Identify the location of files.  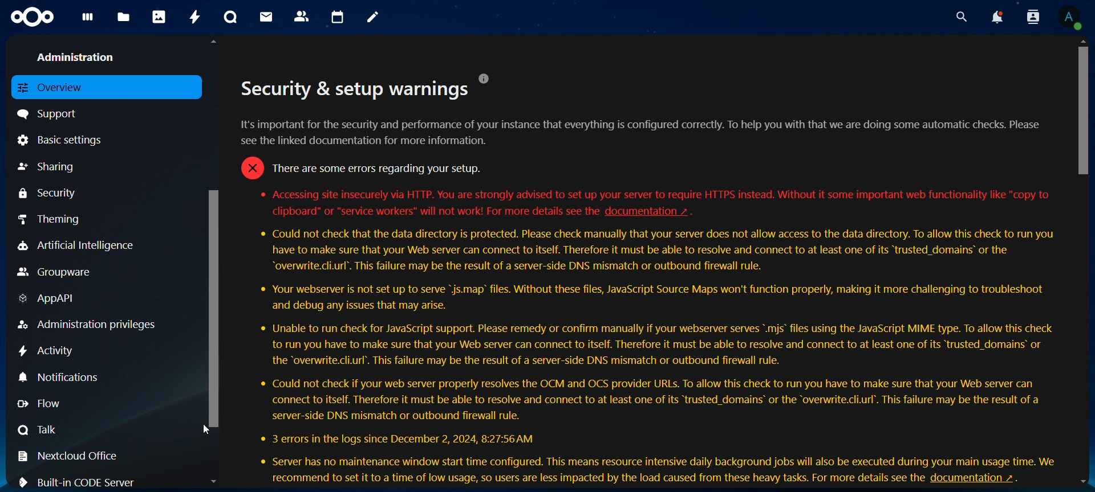
(124, 18).